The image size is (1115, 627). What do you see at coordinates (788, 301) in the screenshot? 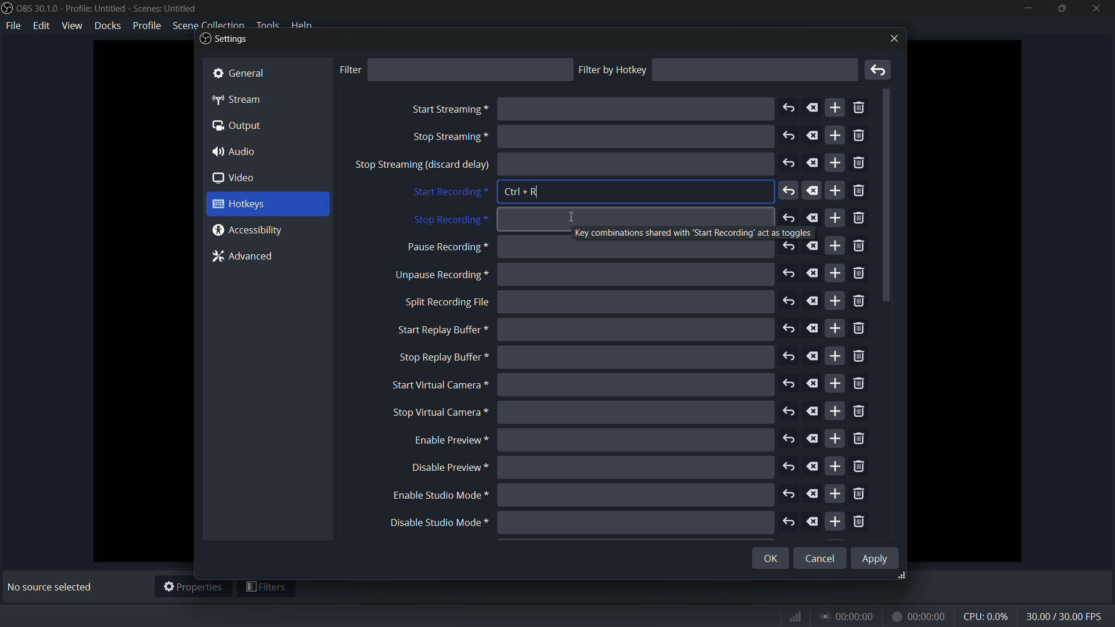
I see `undo` at bounding box center [788, 301].